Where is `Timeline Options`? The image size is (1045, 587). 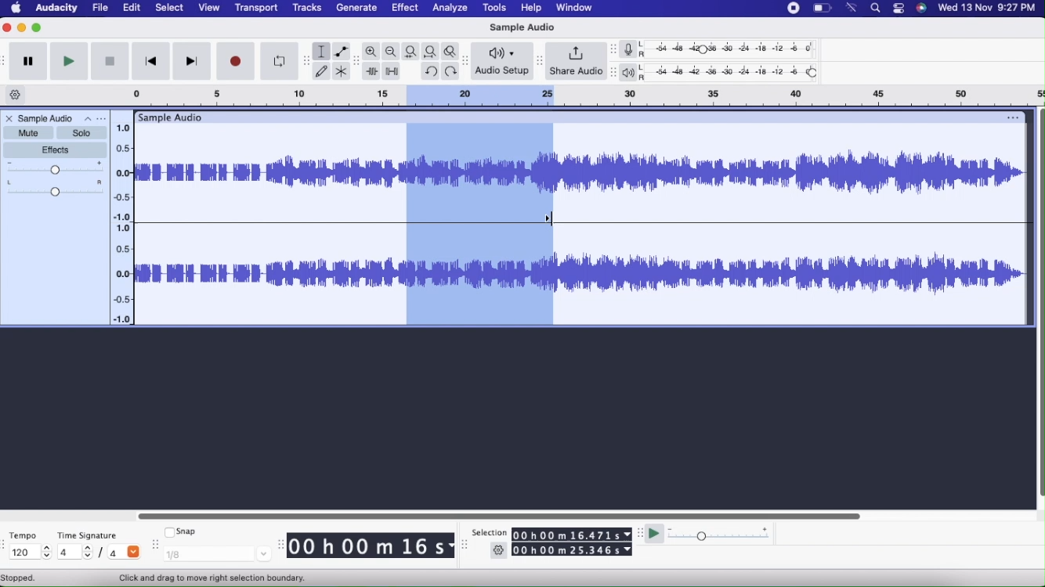
Timeline Options is located at coordinates (16, 95).